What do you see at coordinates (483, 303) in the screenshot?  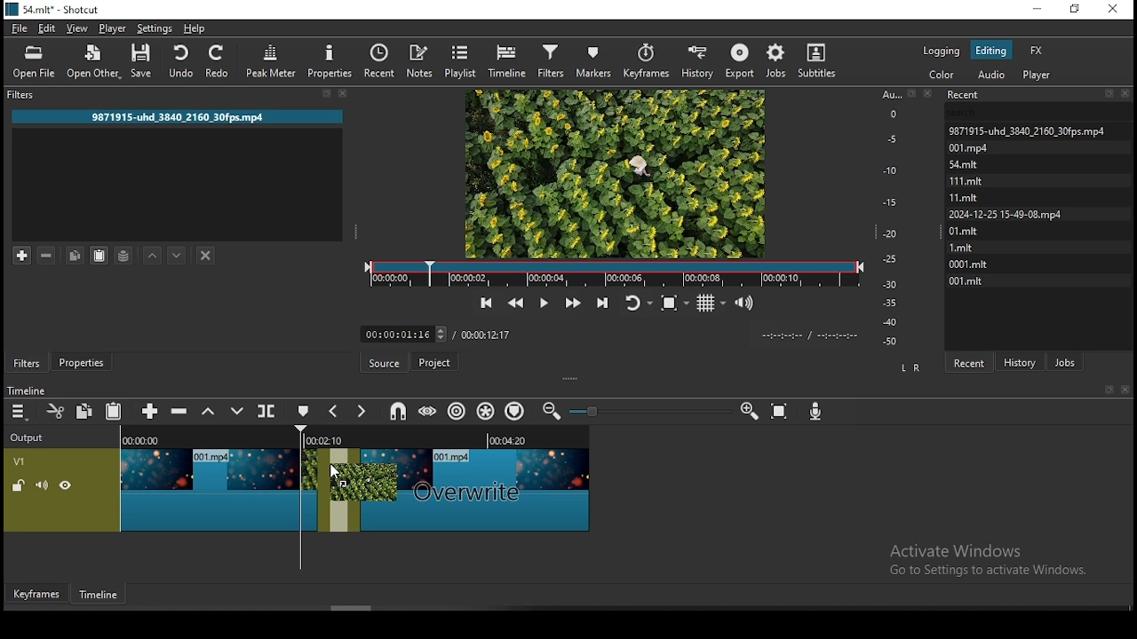 I see `skip to the previous point` at bounding box center [483, 303].